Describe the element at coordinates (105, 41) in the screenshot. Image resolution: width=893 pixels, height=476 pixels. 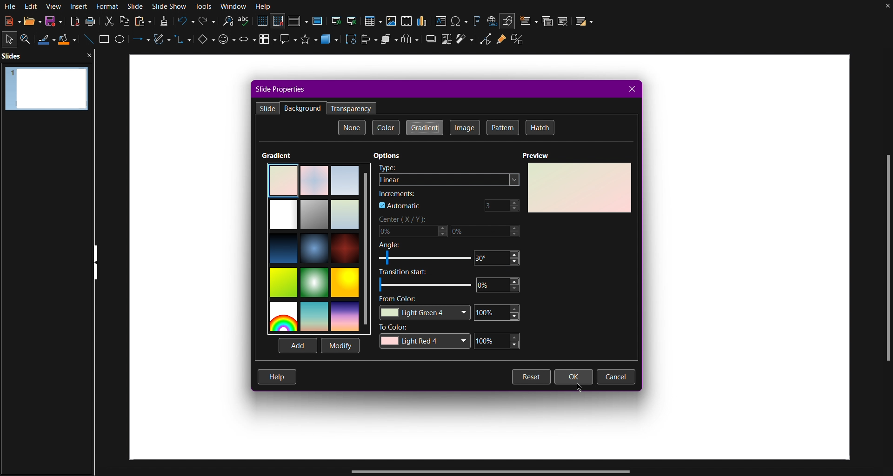
I see `Square` at that location.